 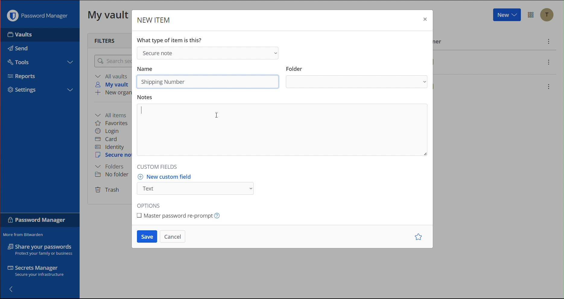 What do you see at coordinates (284, 127) in the screenshot?
I see `Notes` at bounding box center [284, 127].